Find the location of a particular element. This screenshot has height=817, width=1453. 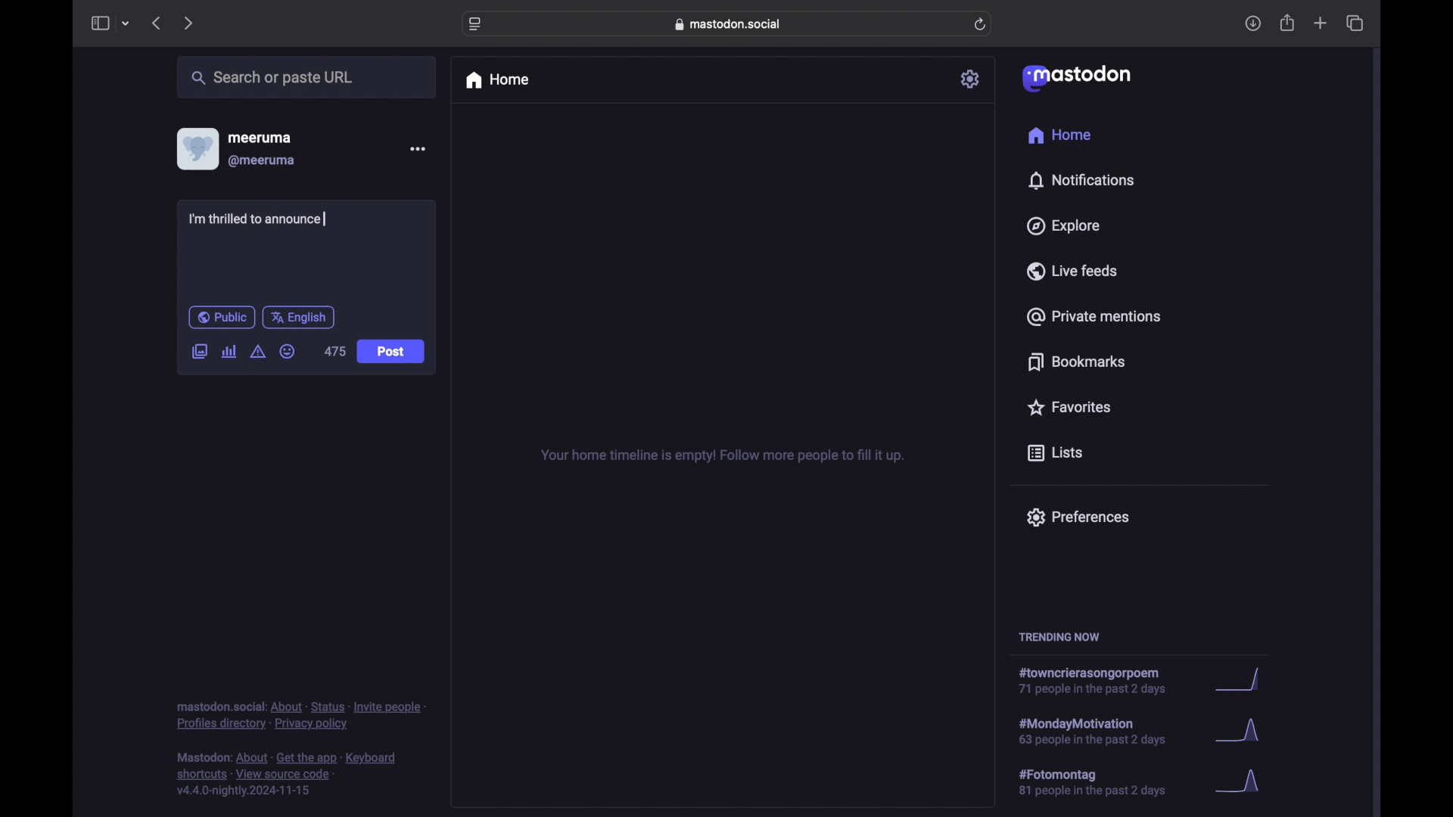

lists is located at coordinates (1055, 454).